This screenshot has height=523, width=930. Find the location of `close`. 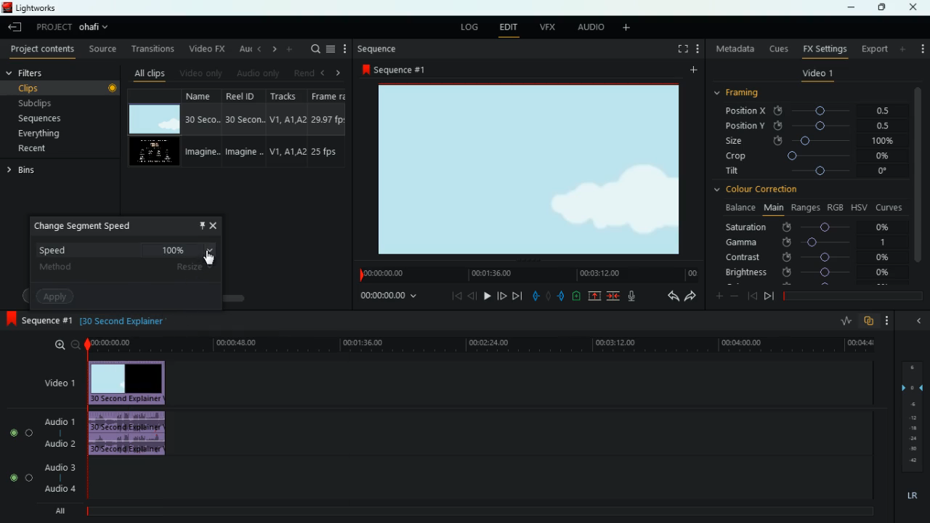

close is located at coordinates (214, 224).